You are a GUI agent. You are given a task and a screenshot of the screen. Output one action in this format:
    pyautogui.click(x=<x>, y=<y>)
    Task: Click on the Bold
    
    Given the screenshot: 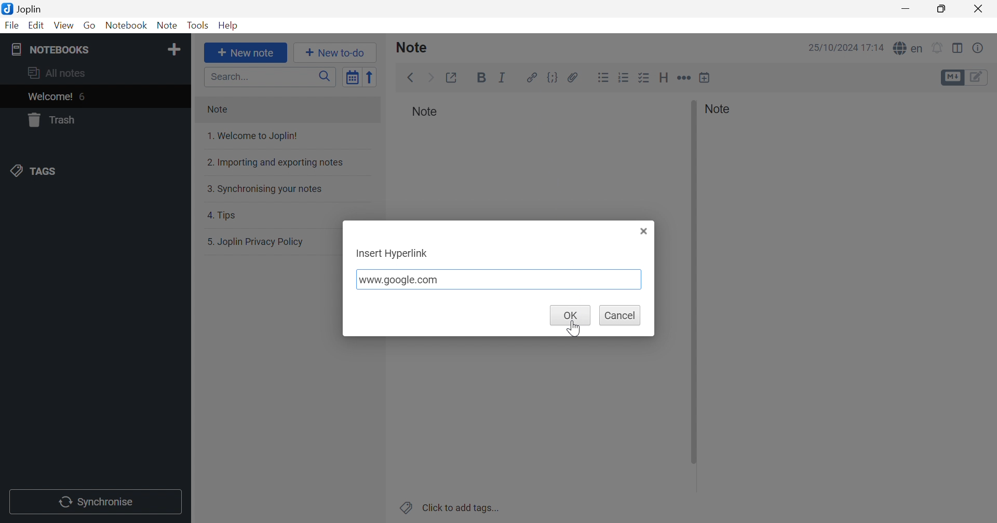 What is the action you would take?
    pyautogui.click(x=481, y=79)
    